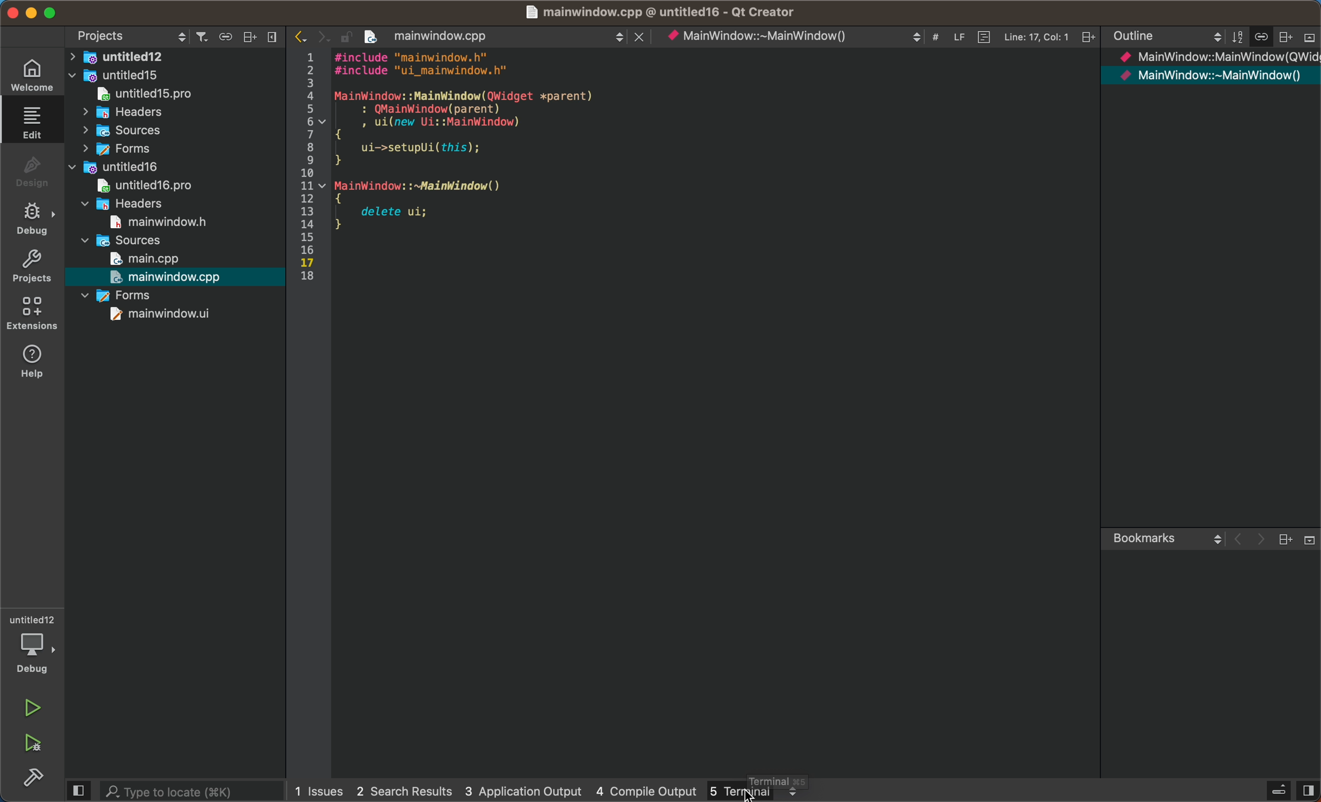  What do you see at coordinates (250, 38) in the screenshot?
I see `add file` at bounding box center [250, 38].